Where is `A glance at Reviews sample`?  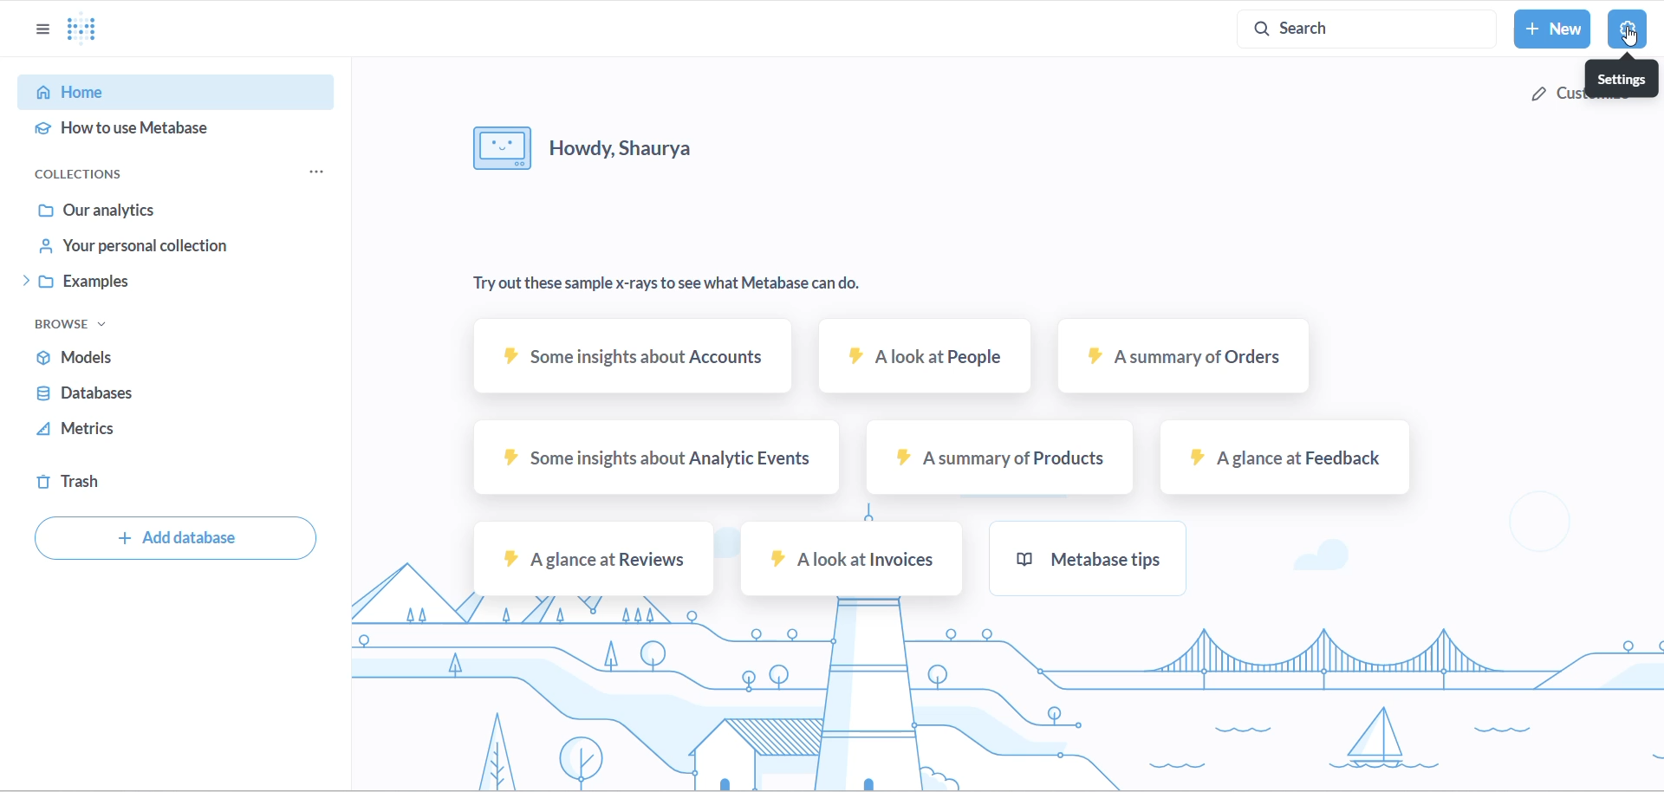 A glance at Reviews sample is located at coordinates (588, 560).